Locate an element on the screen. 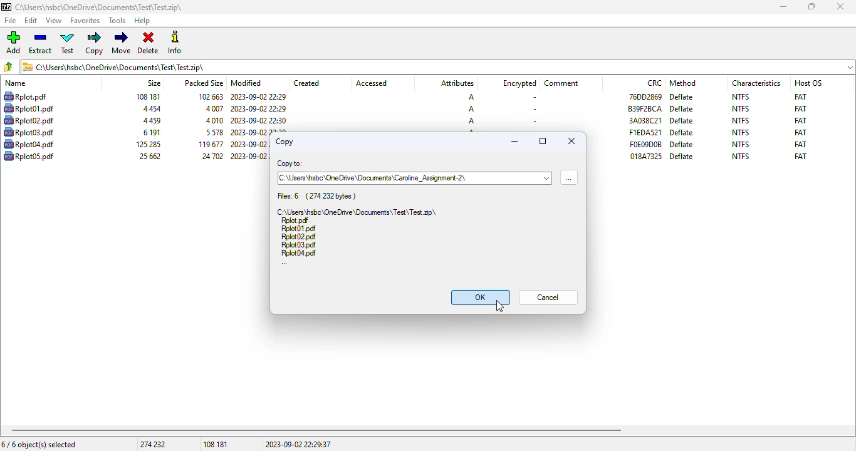  size is located at coordinates (147, 96).